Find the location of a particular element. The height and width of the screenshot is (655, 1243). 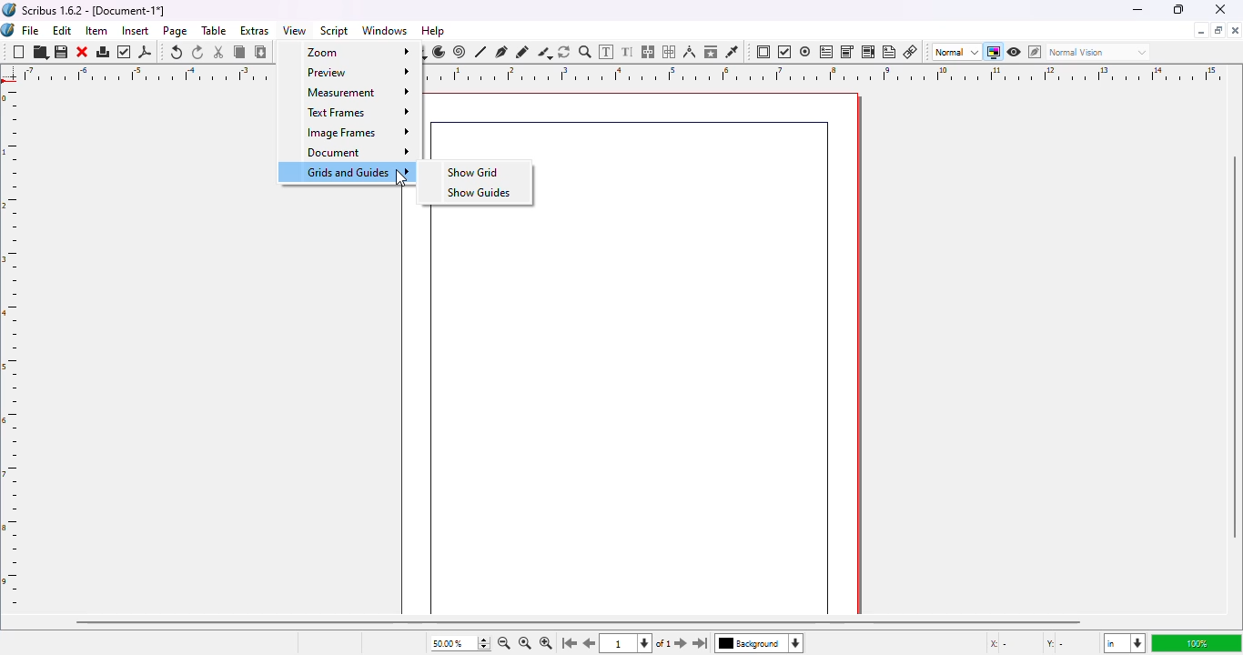

zoom is located at coordinates (349, 50).